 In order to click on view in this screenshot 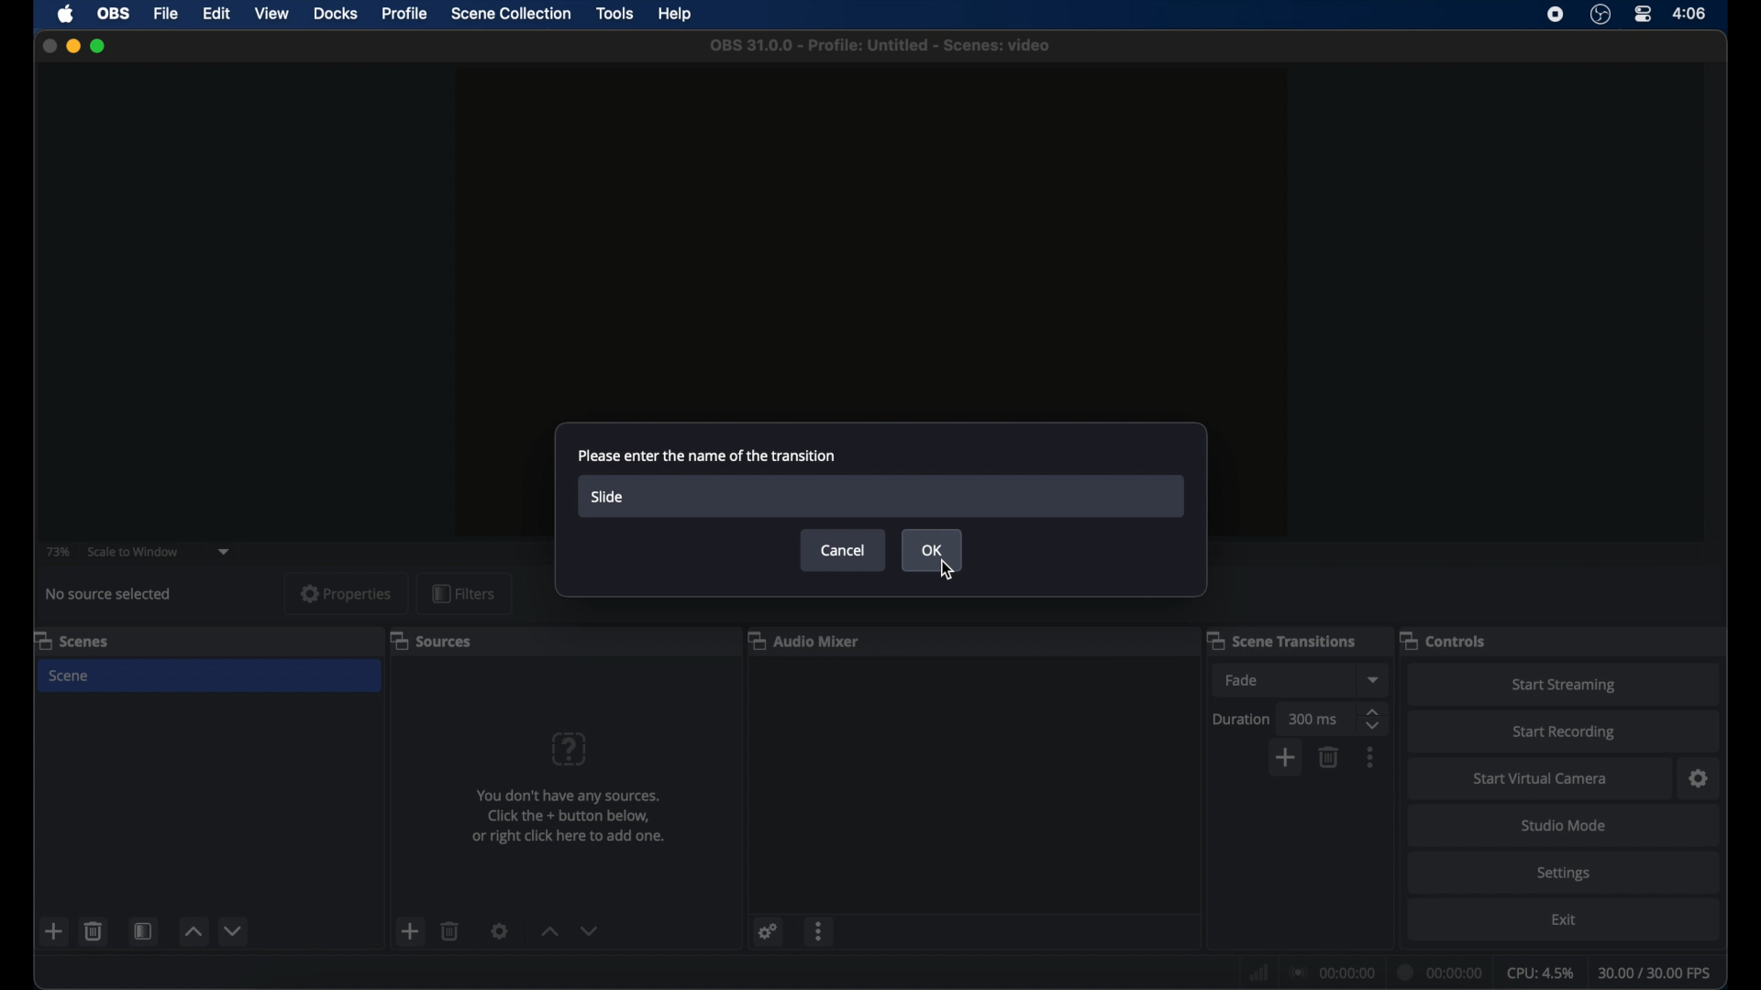, I will do `click(271, 15)`.